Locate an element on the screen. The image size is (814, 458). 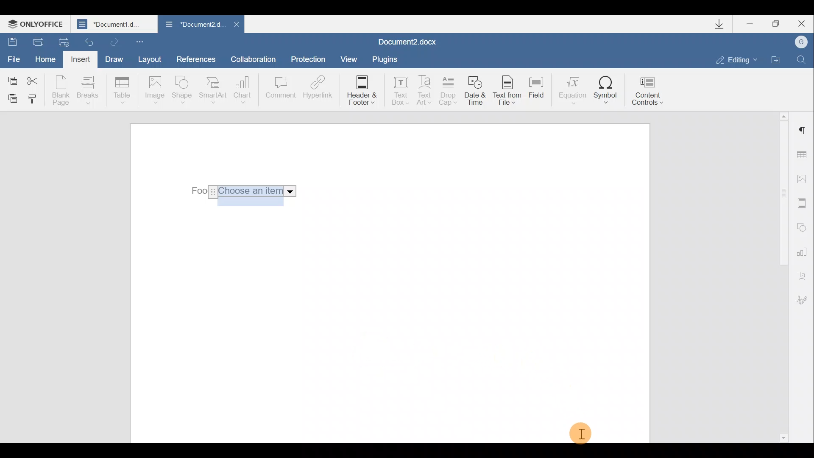
Text box is located at coordinates (398, 88).